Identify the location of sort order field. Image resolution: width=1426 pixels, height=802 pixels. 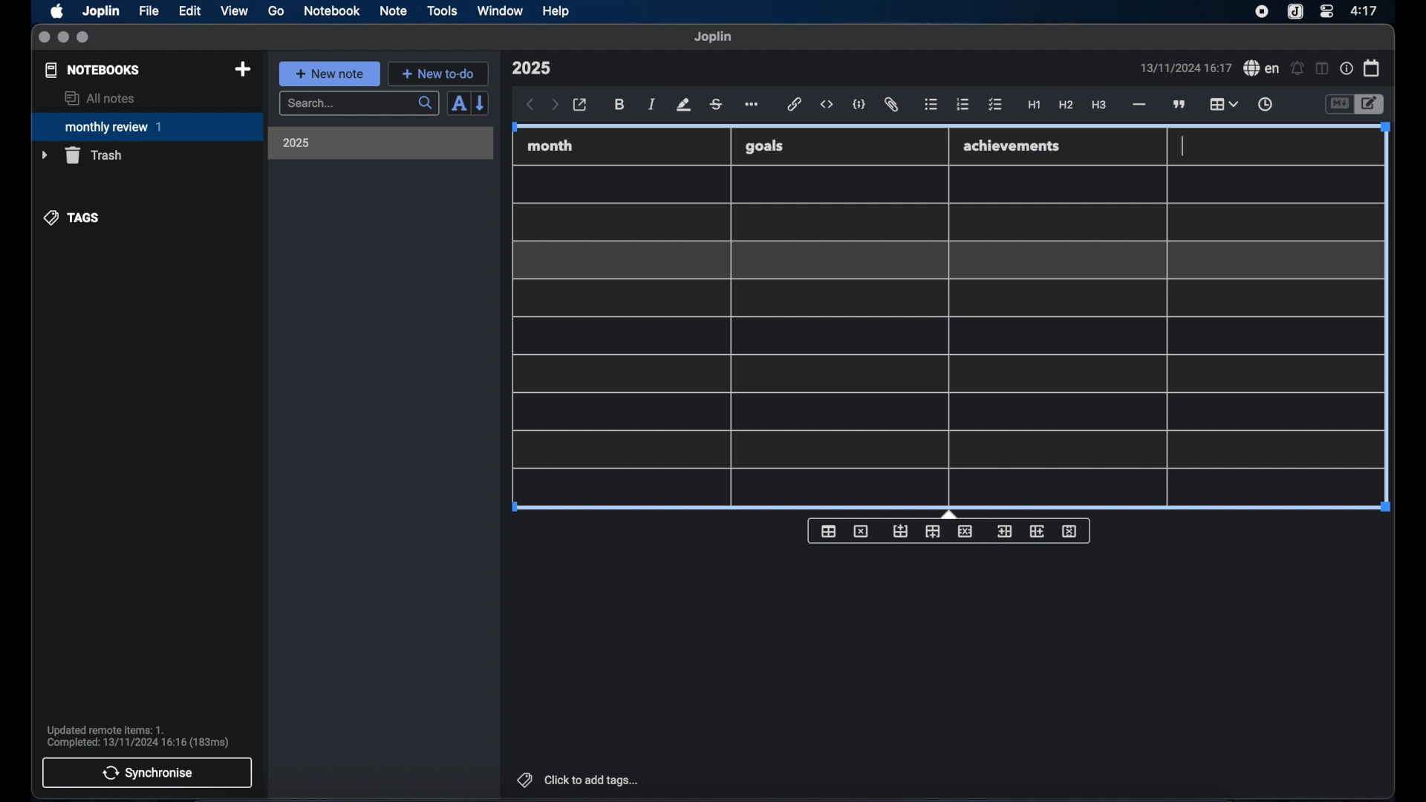
(458, 104).